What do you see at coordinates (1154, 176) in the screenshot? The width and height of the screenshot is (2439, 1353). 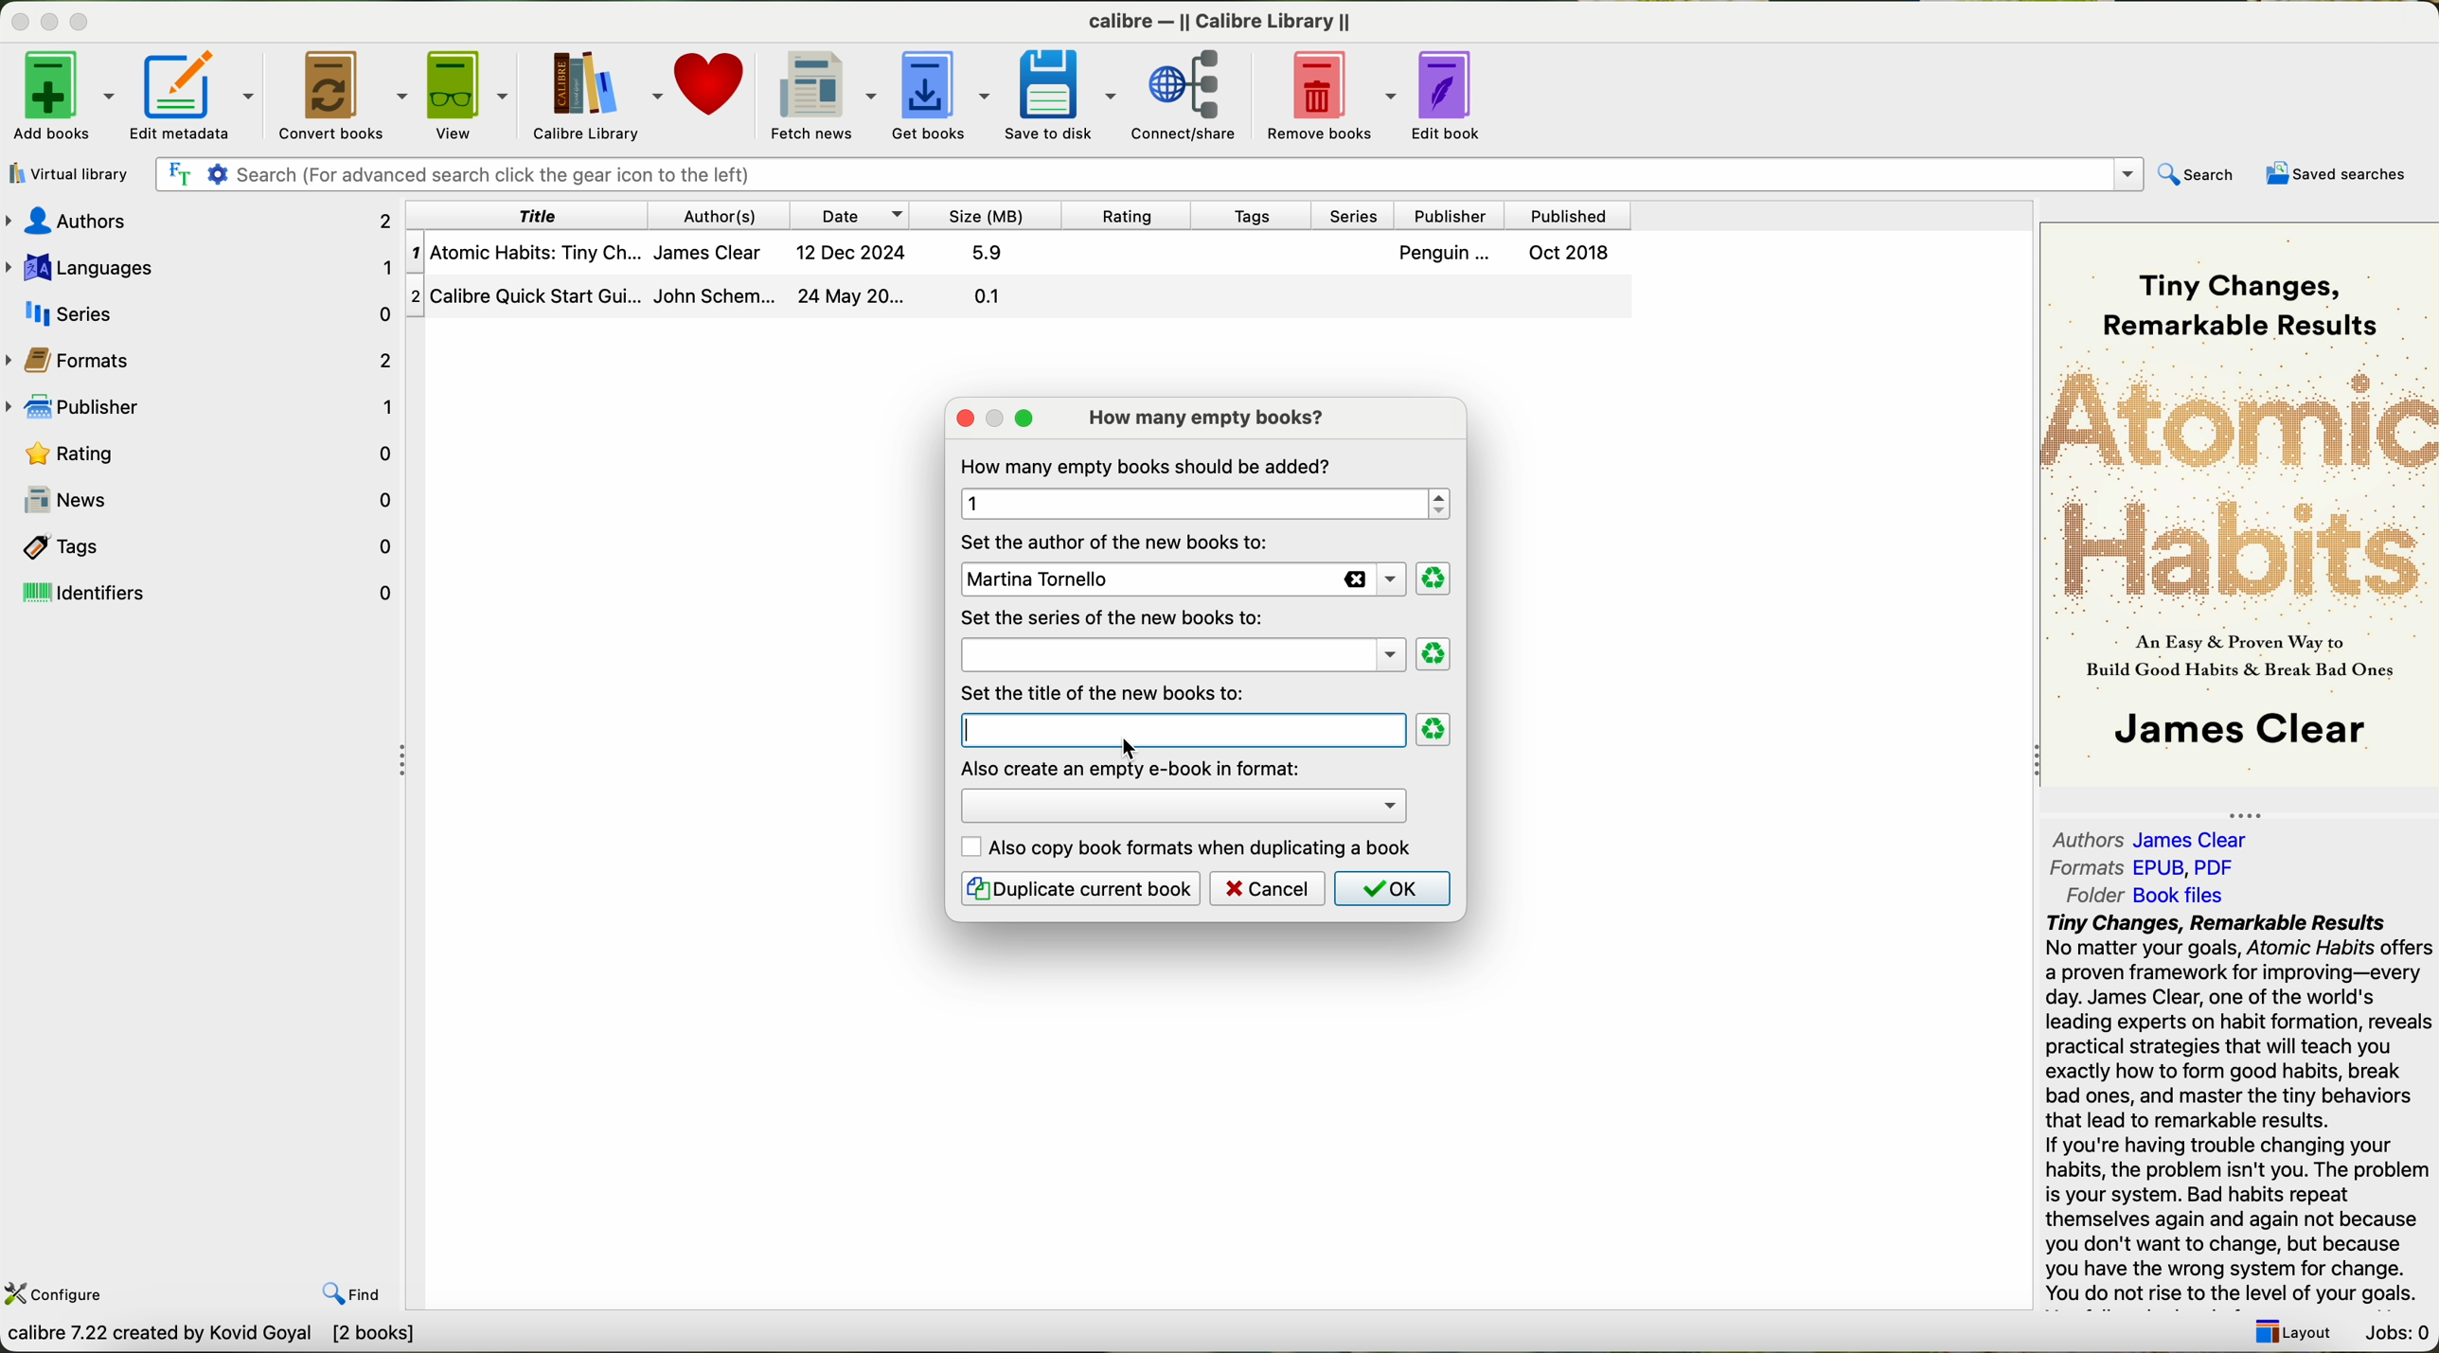 I see `search bar` at bounding box center [1154, 176].